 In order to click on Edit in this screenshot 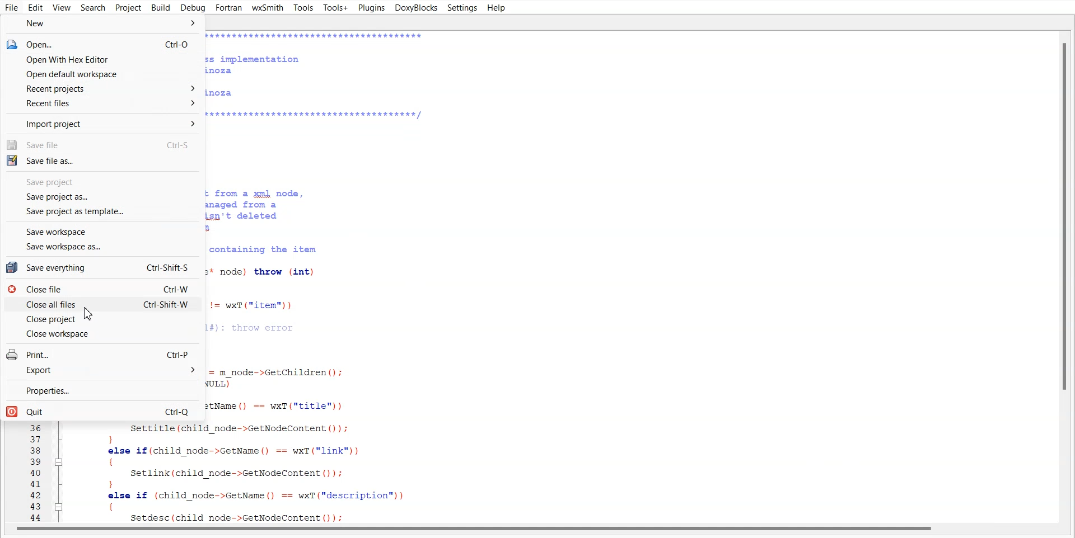, I will do `click(36, 8)`.